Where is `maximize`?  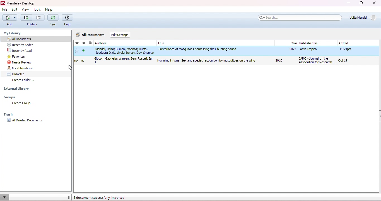 maximize is located at coordinates (361, 3).